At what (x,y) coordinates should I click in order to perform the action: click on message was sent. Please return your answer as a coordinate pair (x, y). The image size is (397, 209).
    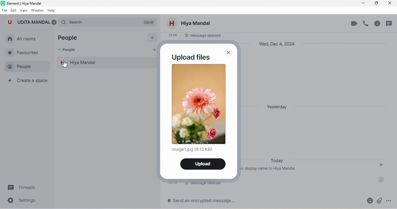
    Looking at the image, I should click on (382, 180).